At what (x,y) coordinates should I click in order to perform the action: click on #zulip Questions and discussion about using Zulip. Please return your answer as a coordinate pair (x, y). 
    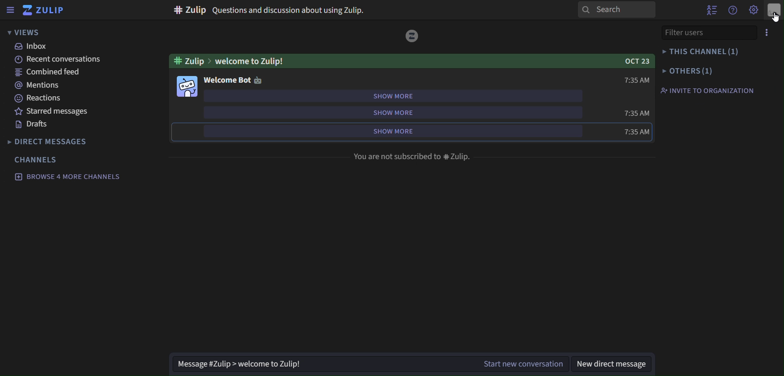
    Looking at the image, I should click on (273, 10).